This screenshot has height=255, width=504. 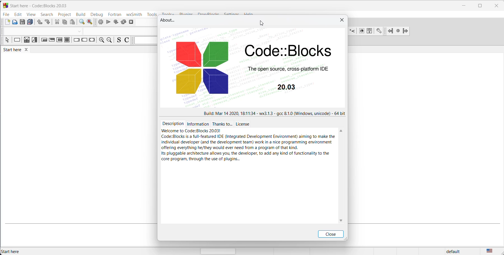 I want to click on comment, so click(x=353, y=31).